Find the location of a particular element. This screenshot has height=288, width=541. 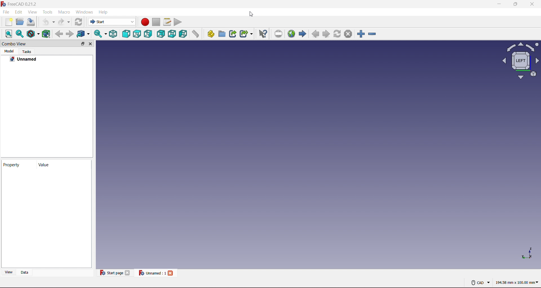

Wireframe is located at coordinates (46, 34).